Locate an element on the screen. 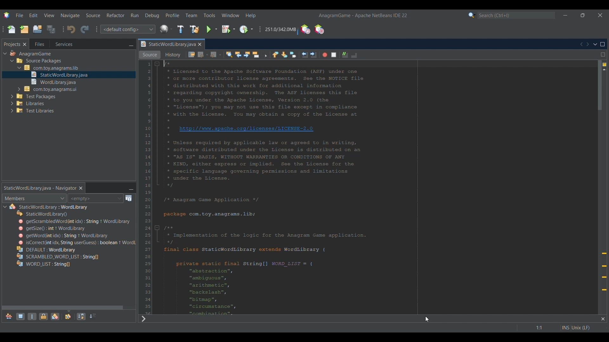 The height and width of the screenshot is (342, 609).  is located at coordinates (43, 265).